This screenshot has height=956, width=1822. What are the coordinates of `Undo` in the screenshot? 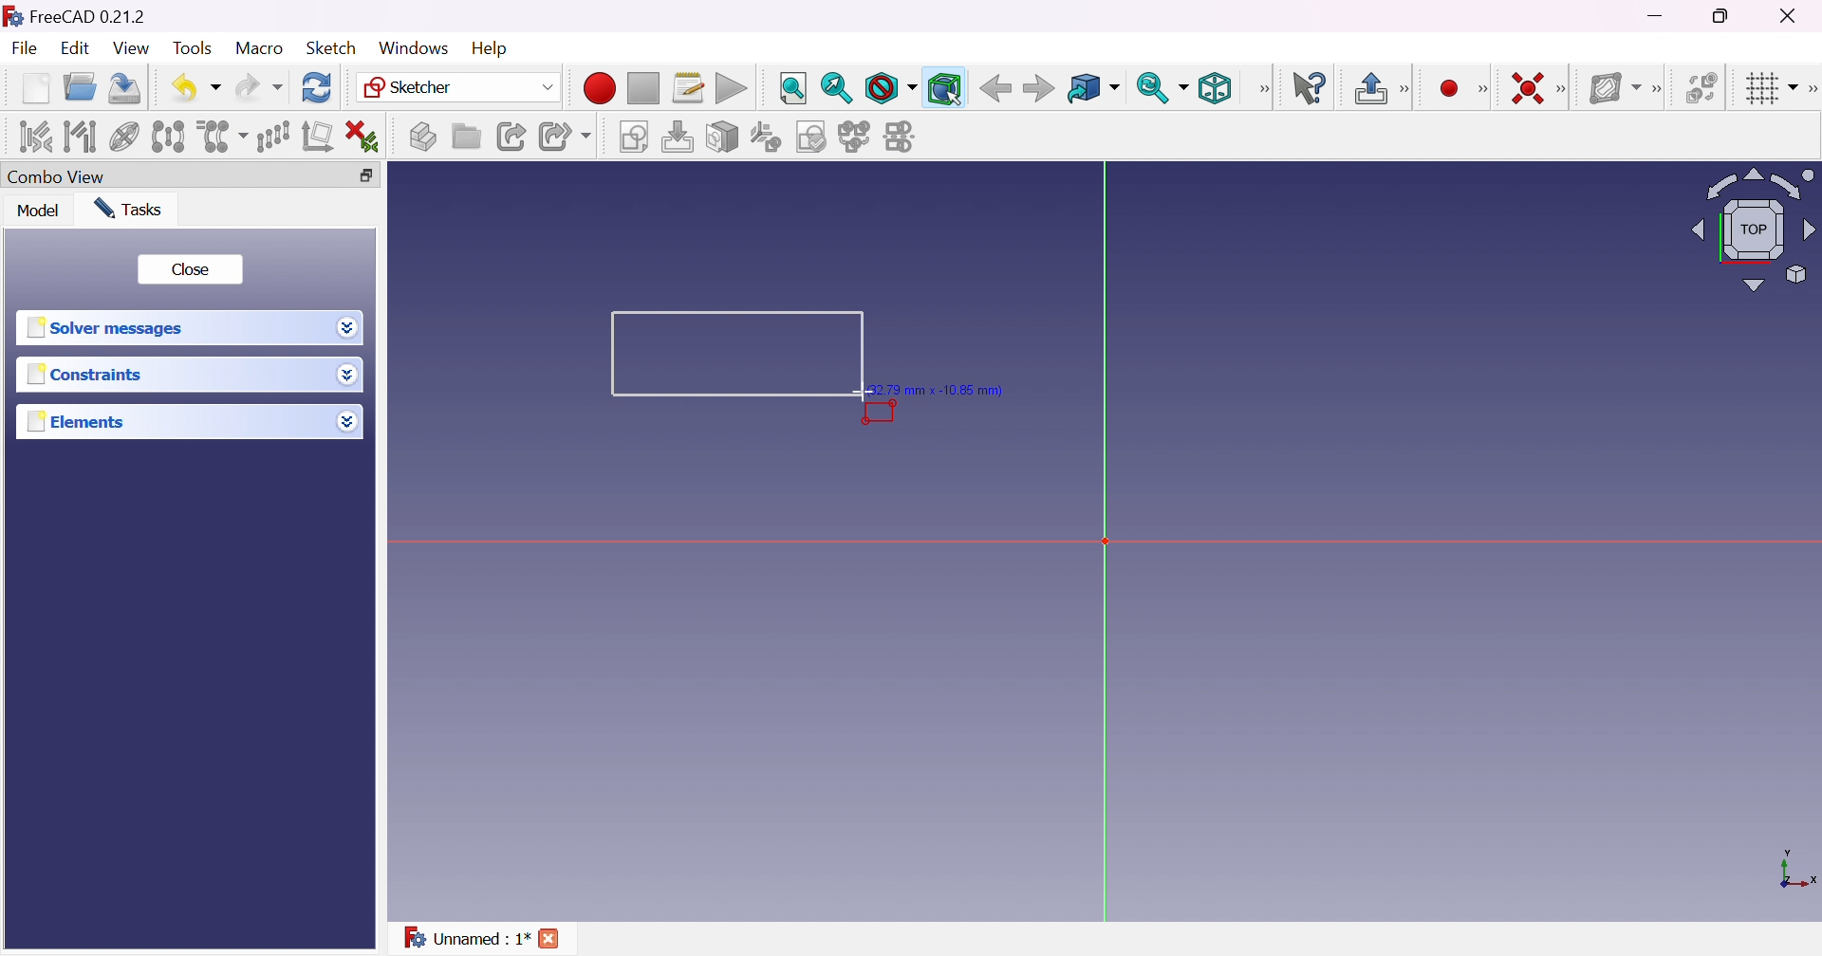 It's located at (196, 91).